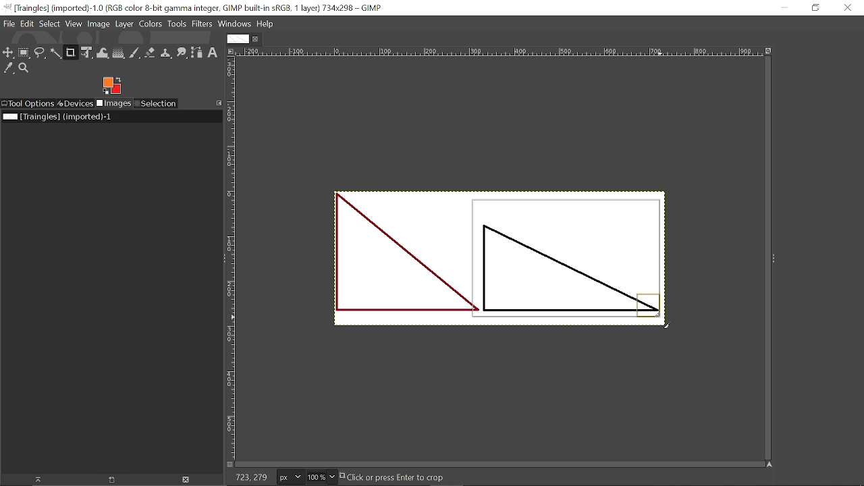  Describe the element at coordinates (768, 50) in the screenshot. I see `Zoom image when window size changes` at that location.